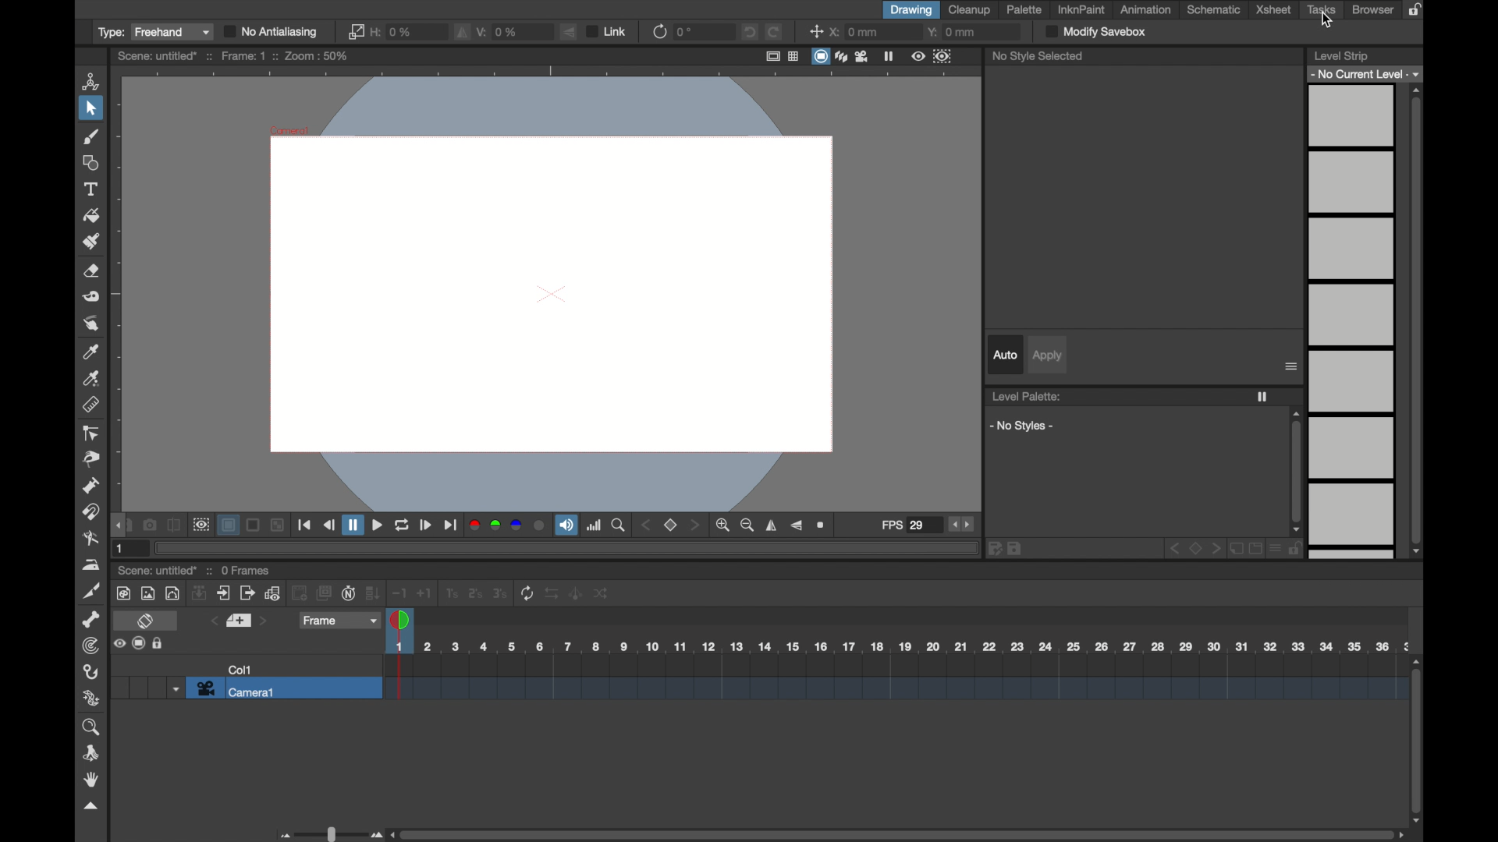  I want to click on no style selected, so click(1040, 58).